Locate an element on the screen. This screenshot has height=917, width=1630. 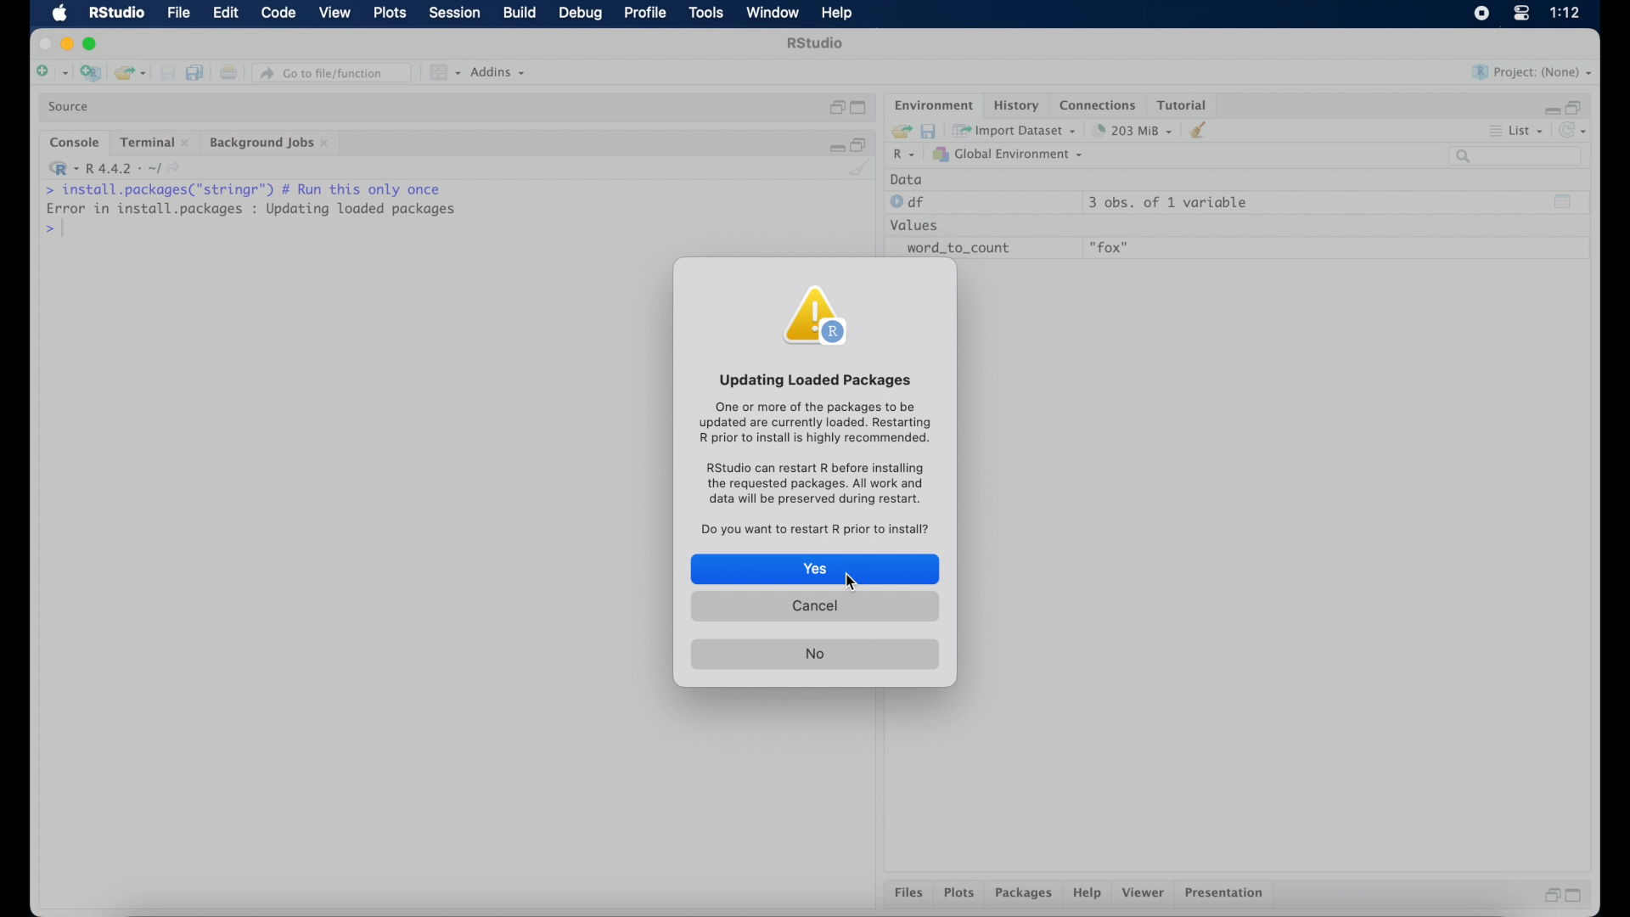
create new project is located at coordinates (90, 74).